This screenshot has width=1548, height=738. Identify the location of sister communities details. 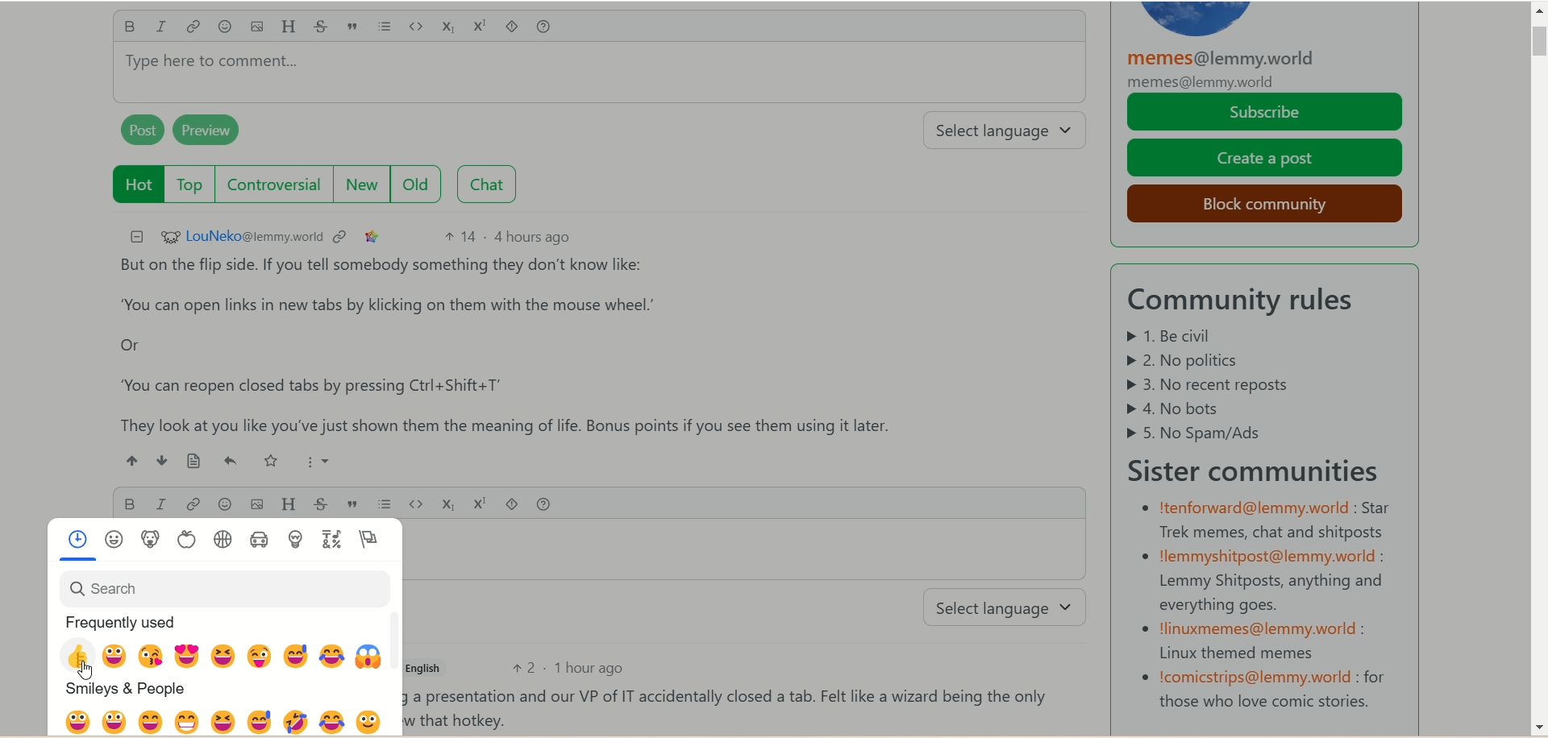
(1264, 604).